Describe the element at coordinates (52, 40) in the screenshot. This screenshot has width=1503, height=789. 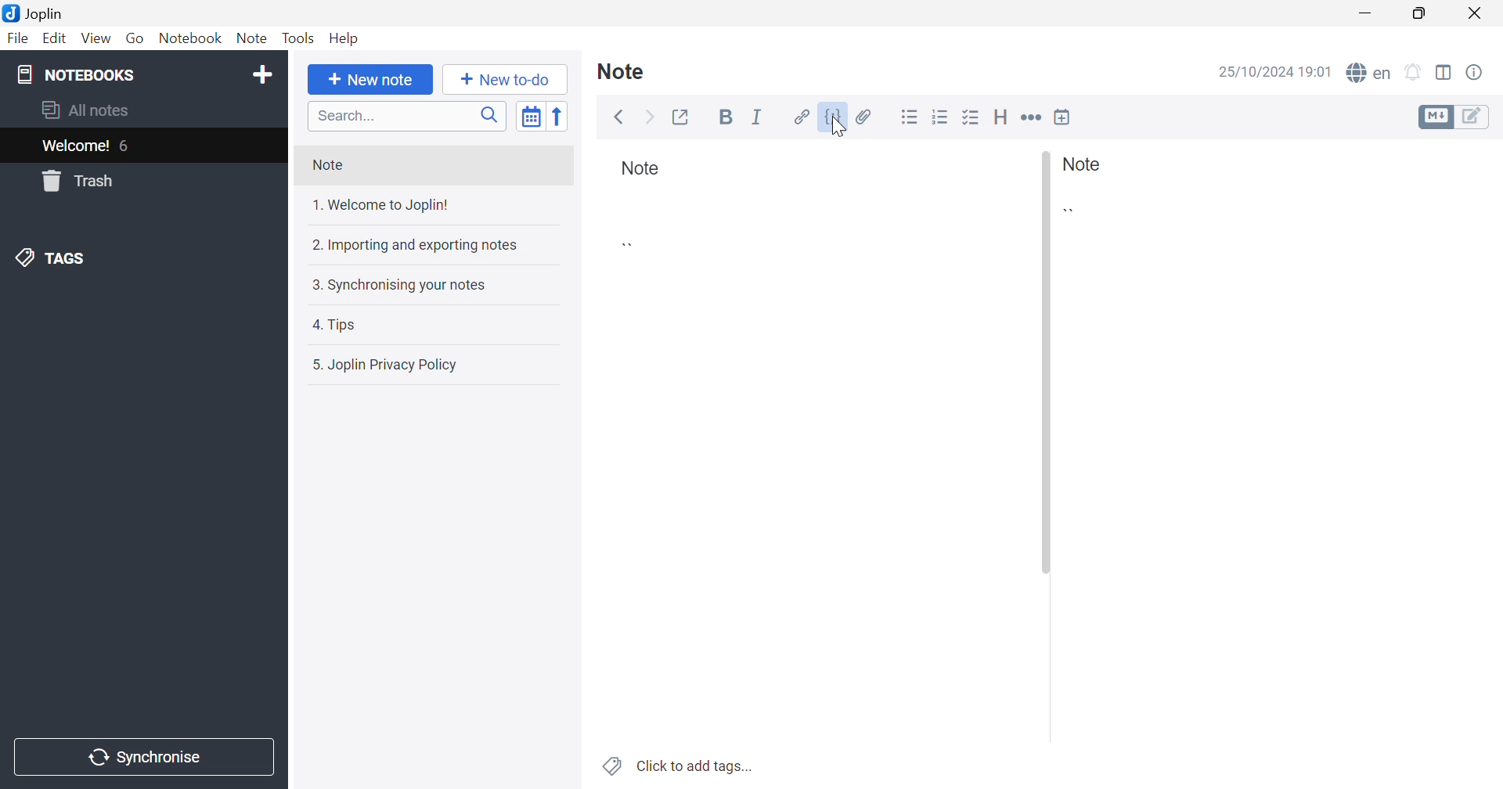
I see `Edit` at that location.